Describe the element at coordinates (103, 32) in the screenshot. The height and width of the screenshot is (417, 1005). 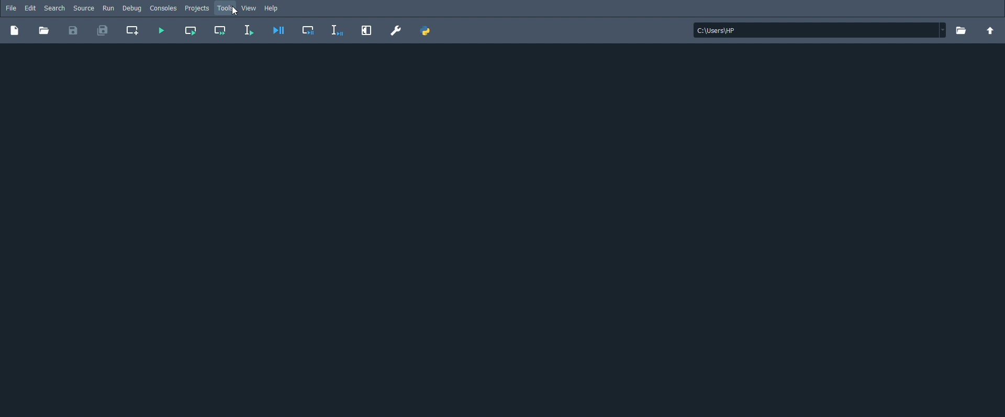
I see `Save all files` at that location.